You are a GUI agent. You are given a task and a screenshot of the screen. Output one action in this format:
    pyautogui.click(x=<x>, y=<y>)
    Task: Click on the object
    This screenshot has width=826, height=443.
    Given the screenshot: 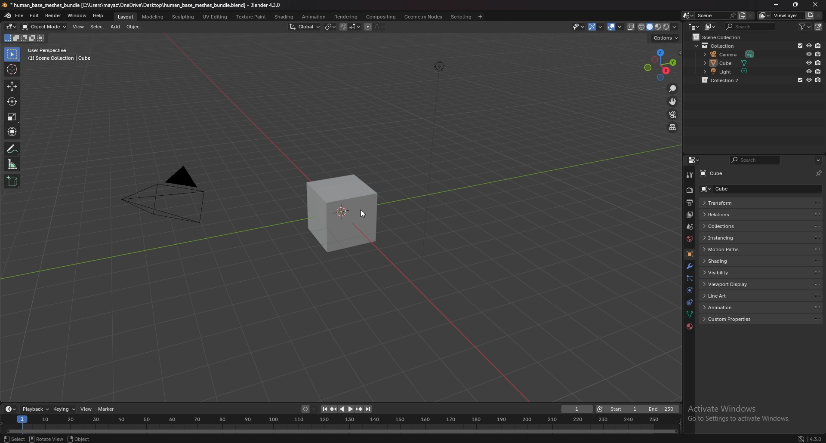 What is the action you would take?
    pyautogui.click(x=80, y=438)
    